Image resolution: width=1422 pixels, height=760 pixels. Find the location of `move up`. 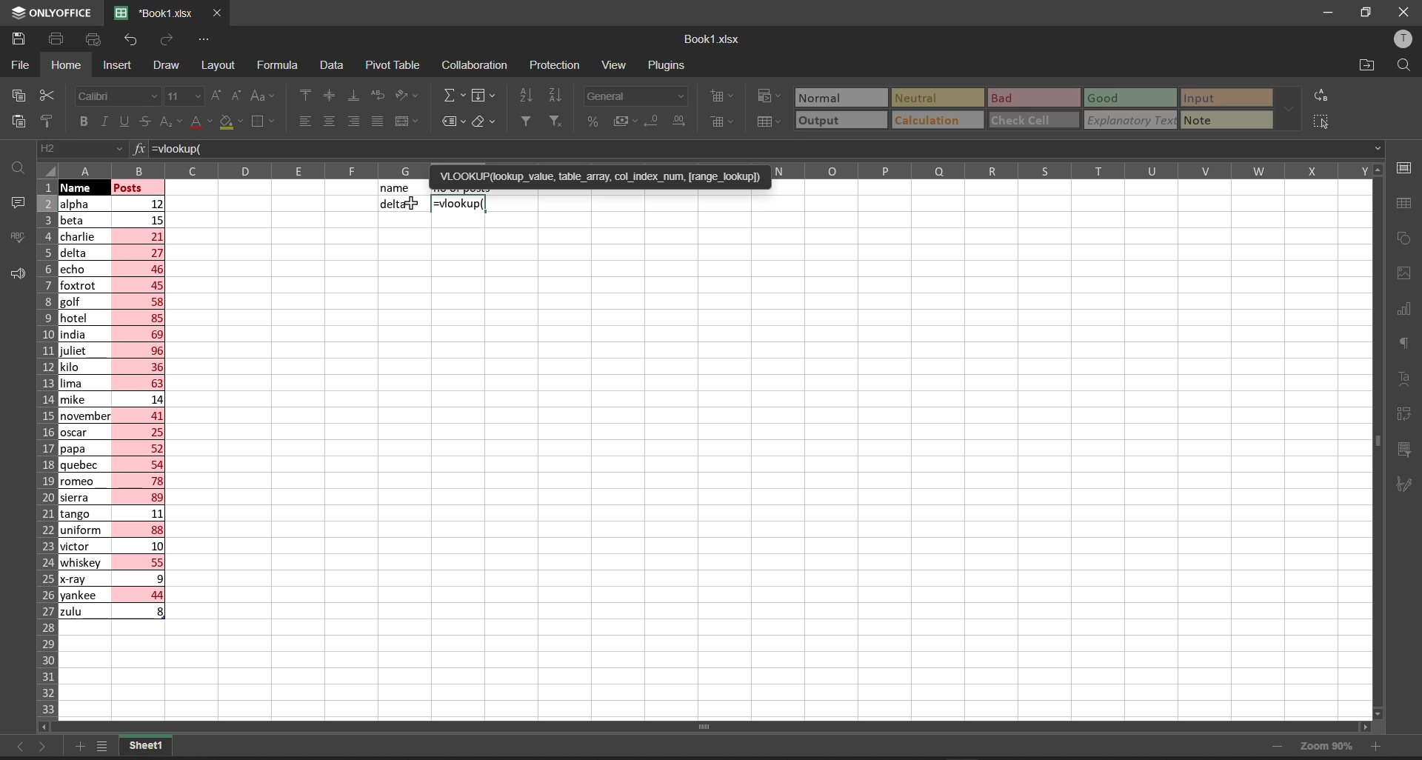

move up is located at coordinates (1374, 170).